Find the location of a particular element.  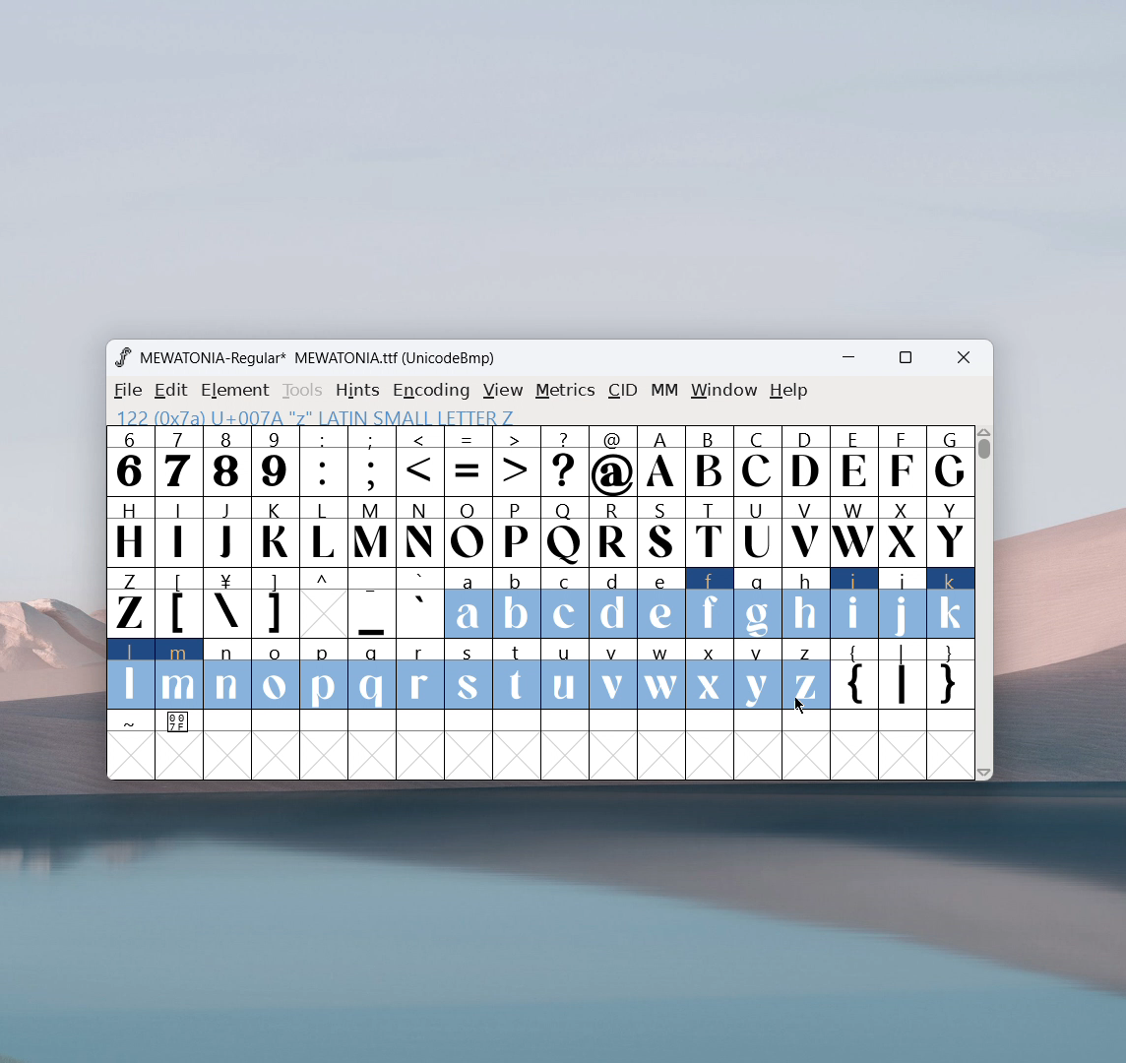

r is located at coordinates (419, 675).